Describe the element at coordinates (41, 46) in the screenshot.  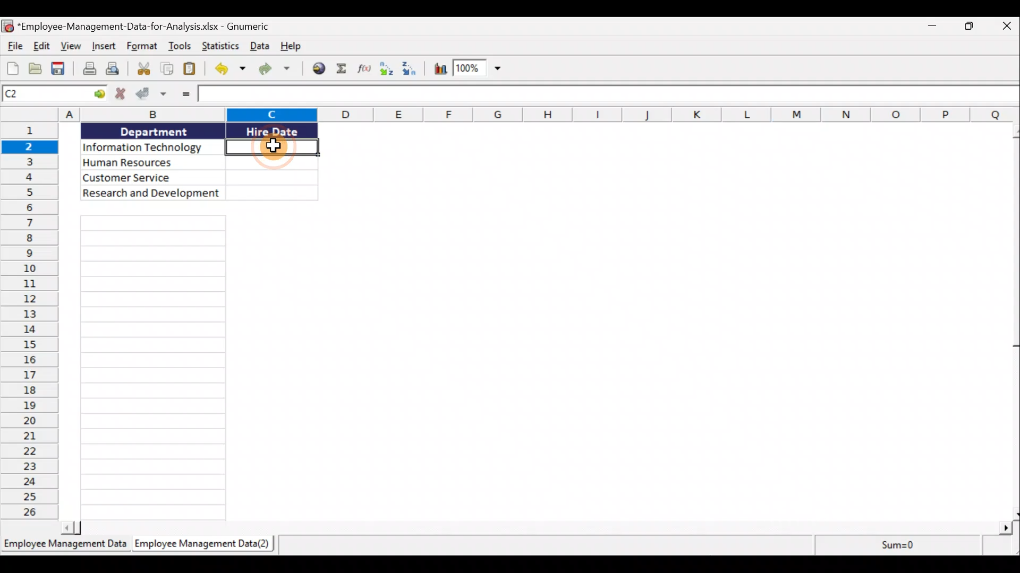
I see `Edit` at that location.